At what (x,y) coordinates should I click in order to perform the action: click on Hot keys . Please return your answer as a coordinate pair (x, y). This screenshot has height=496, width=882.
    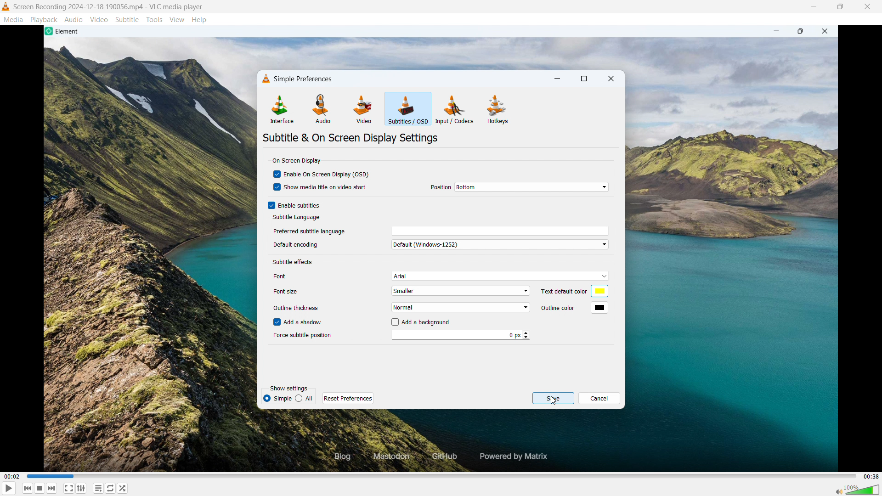
    Looking at the image, I should click on (498, 110).